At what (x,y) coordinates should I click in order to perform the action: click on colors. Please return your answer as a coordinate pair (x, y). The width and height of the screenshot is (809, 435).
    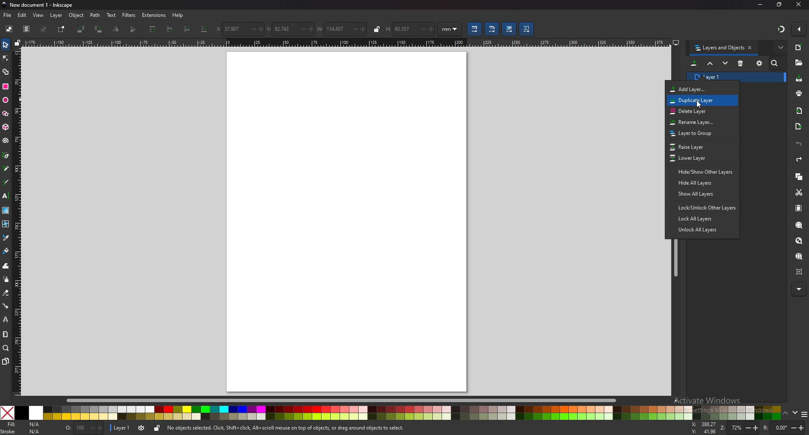
    Looking at the image, I should click on (412, 413).